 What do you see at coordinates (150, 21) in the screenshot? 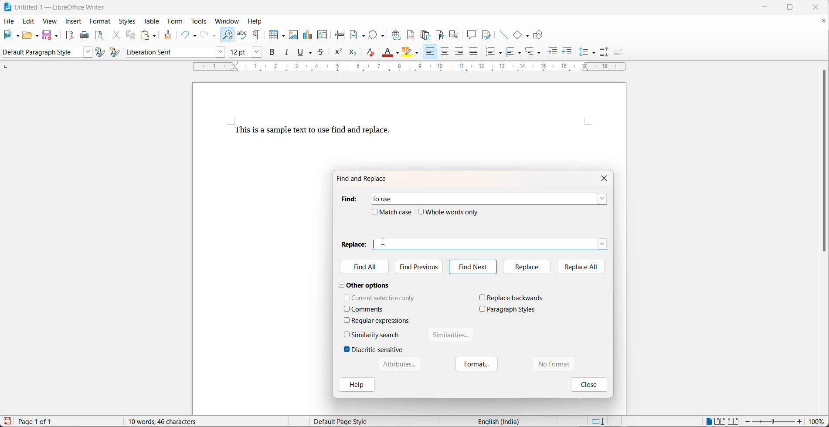
I see `table` at bounding box center [150, 21].